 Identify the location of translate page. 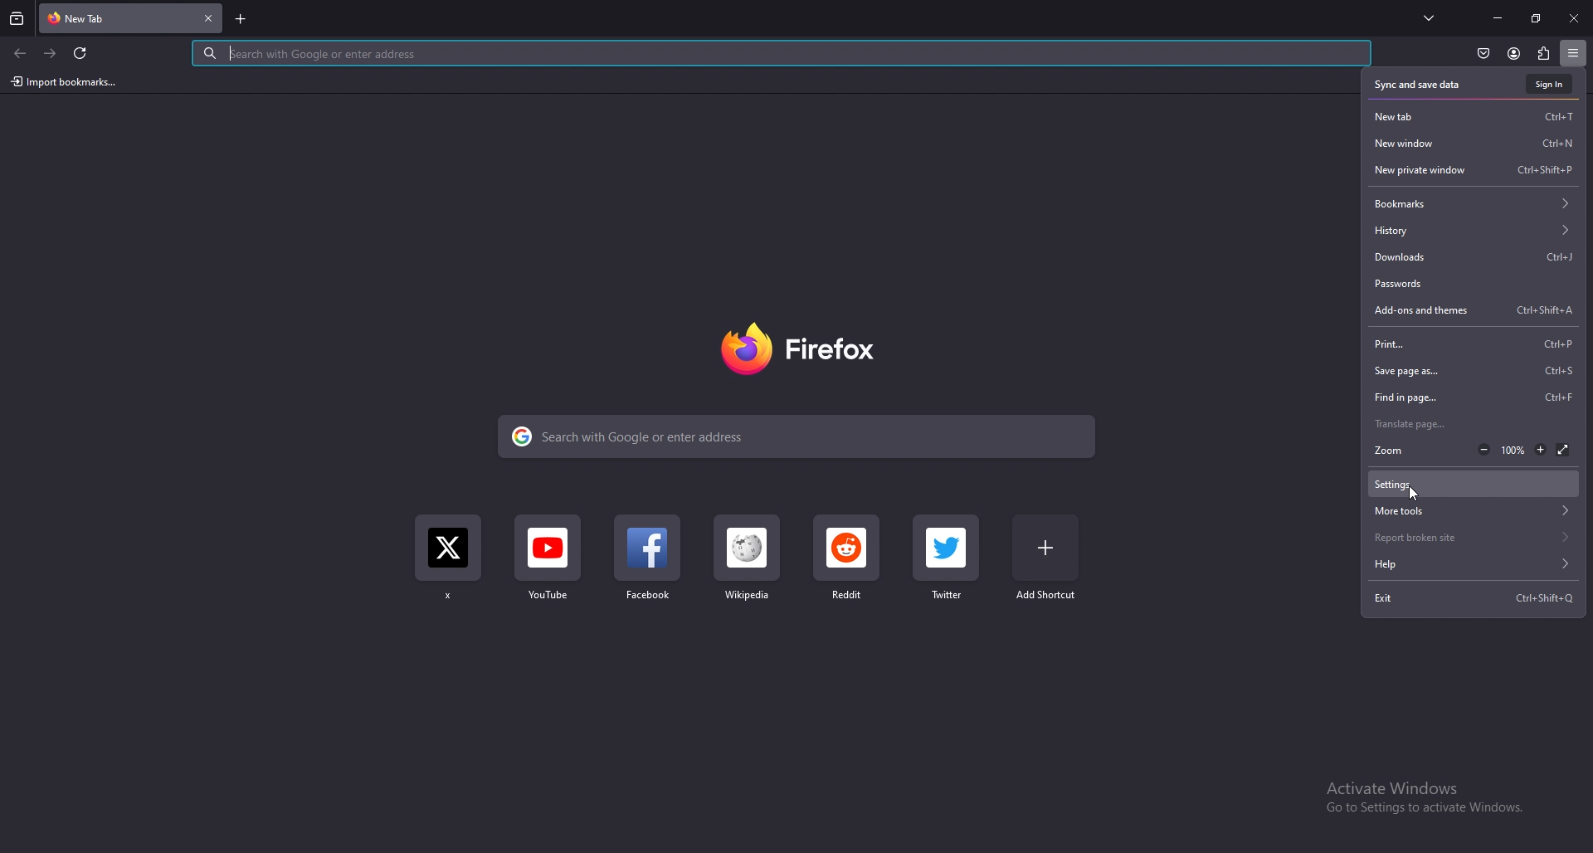
(1471, 424).